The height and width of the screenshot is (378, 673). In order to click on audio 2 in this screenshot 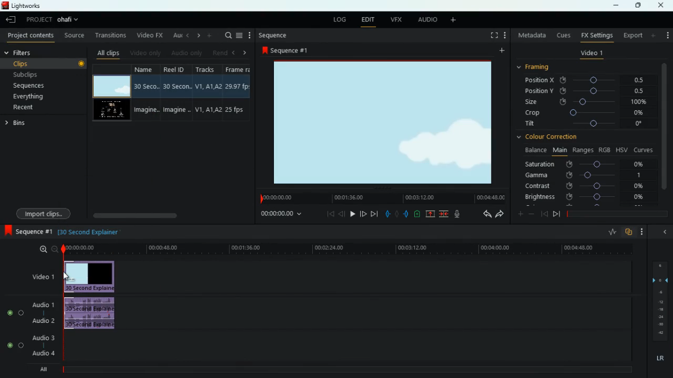, I will do `click(41, 321)`.